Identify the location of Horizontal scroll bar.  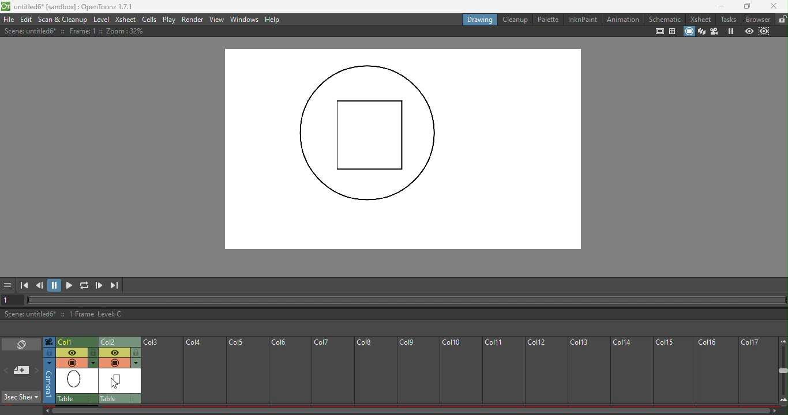
(407, 299).